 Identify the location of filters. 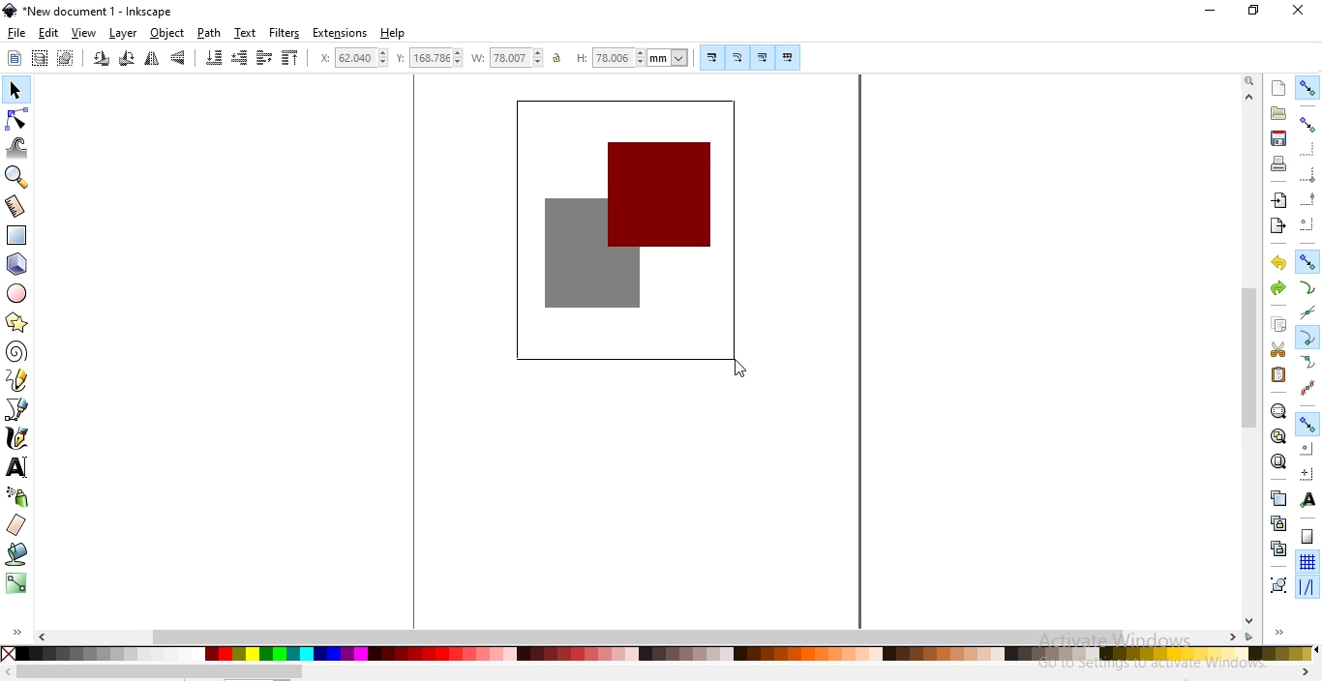
(284, 34).